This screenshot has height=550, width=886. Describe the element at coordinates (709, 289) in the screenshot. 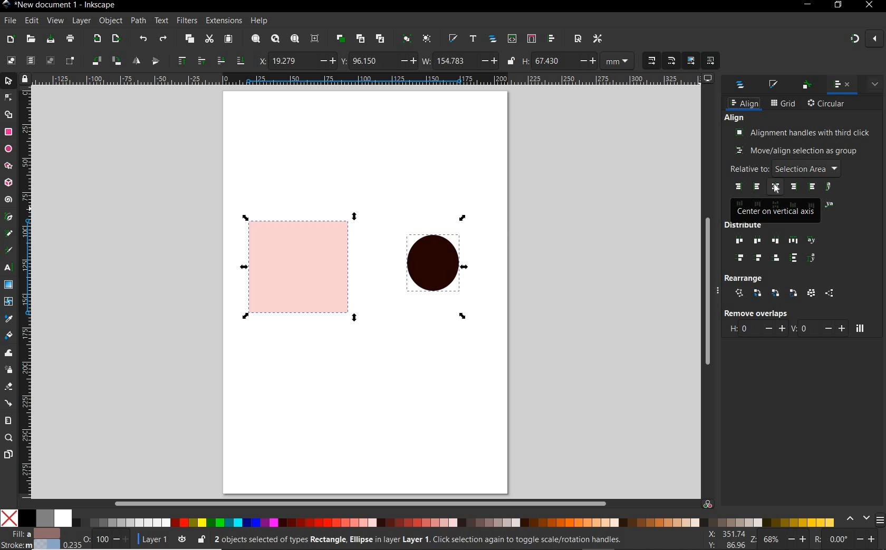

I see `scrollbar` at that location.